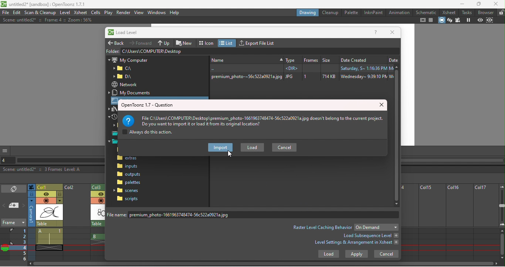 The height and width of the screenshot is (267, 505). I want to click on Camera stand view, so click(442, 20).